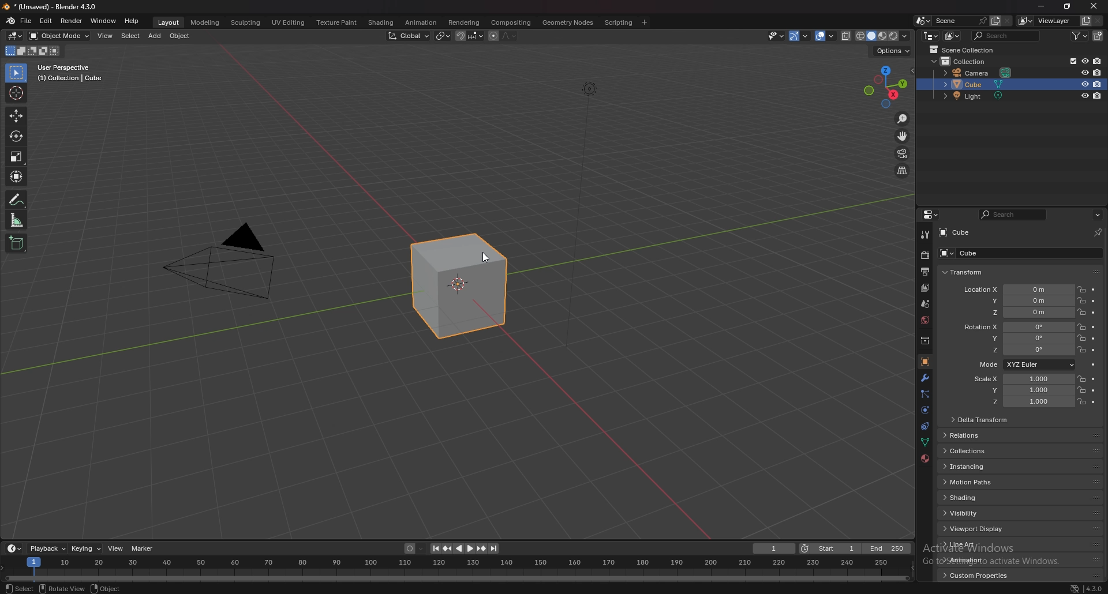 The image size is (1108, 594). I want to click on zoom, so click(903, 119).